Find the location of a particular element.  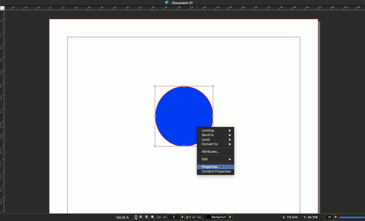

Zoom to is located at coordinates (147, 217).